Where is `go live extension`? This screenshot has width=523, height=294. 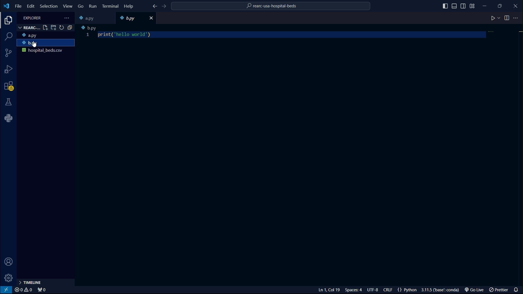 go live extension is located at coordinates (473, 290).